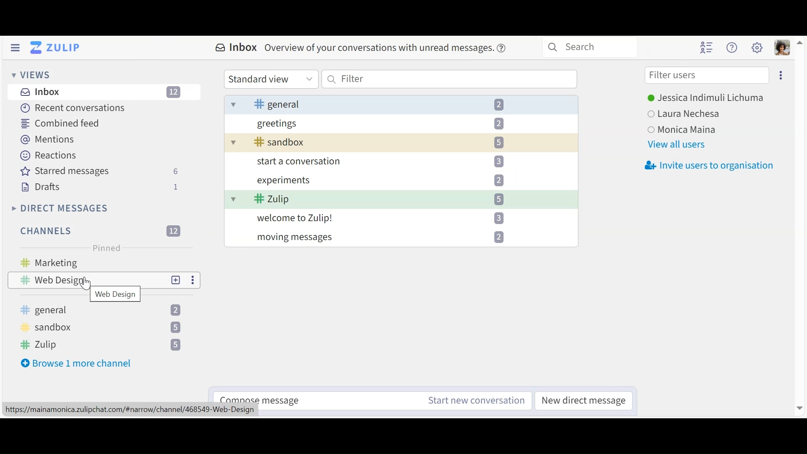 This screenshot has width=807, height=454. Describe the element at coordinates (586, 400) in the screenshot. I see `New direct messages` at that location.